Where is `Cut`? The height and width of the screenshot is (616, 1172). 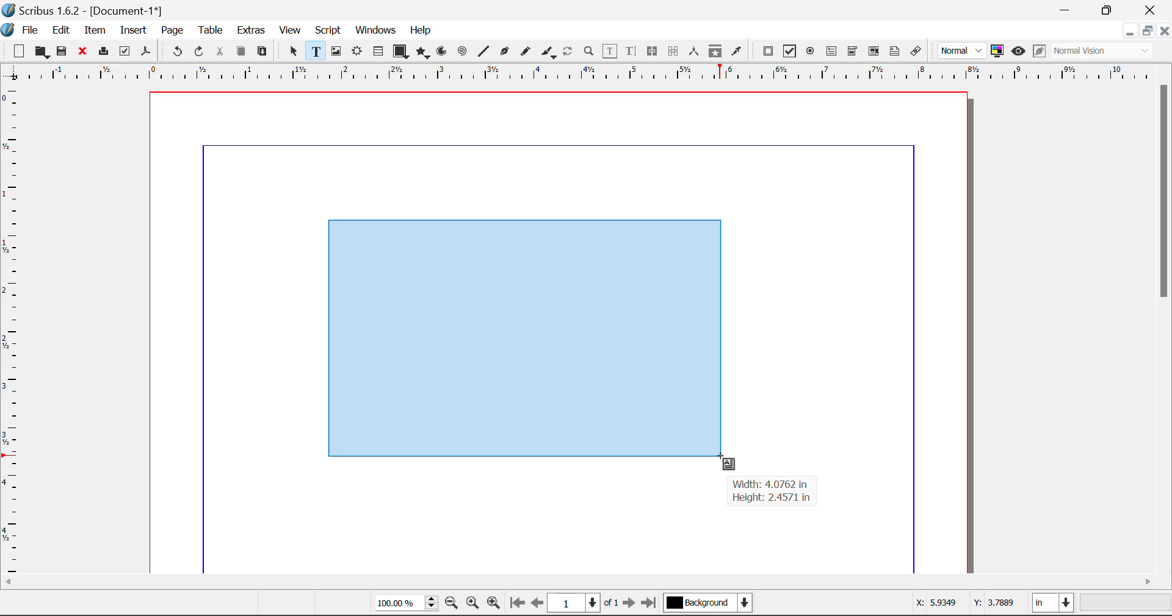 Cut is located at coordinates (221, 51).